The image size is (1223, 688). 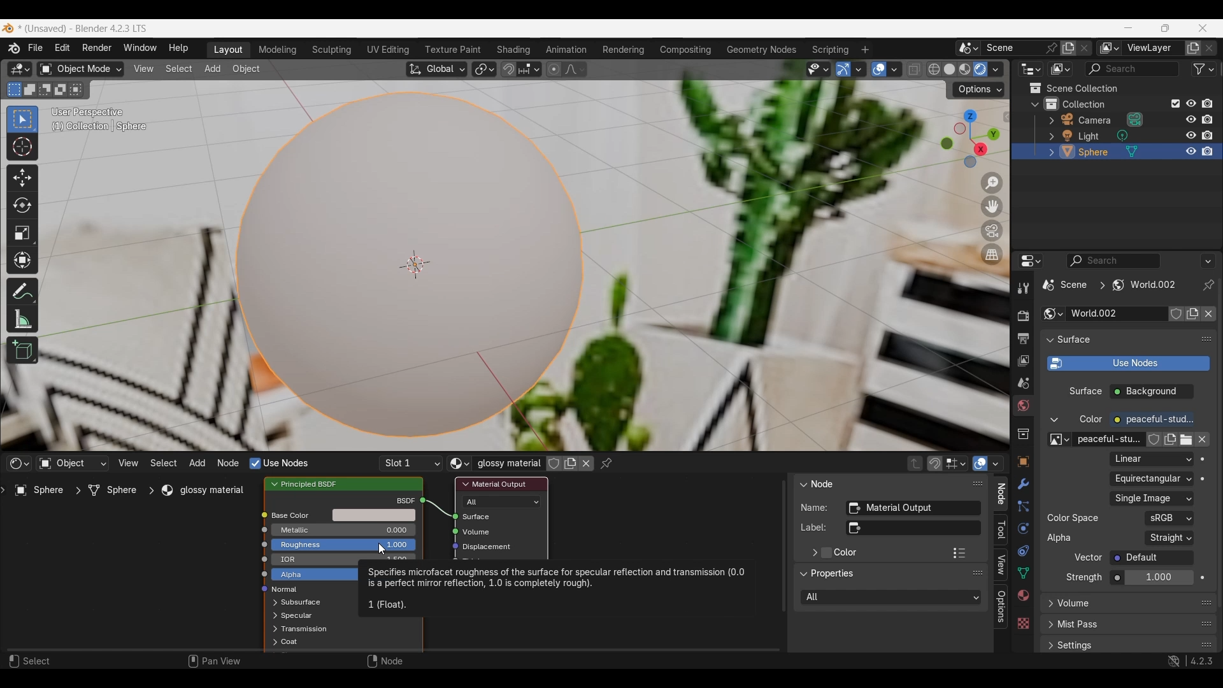 I want to click on Help, so click(x=179, y=48).